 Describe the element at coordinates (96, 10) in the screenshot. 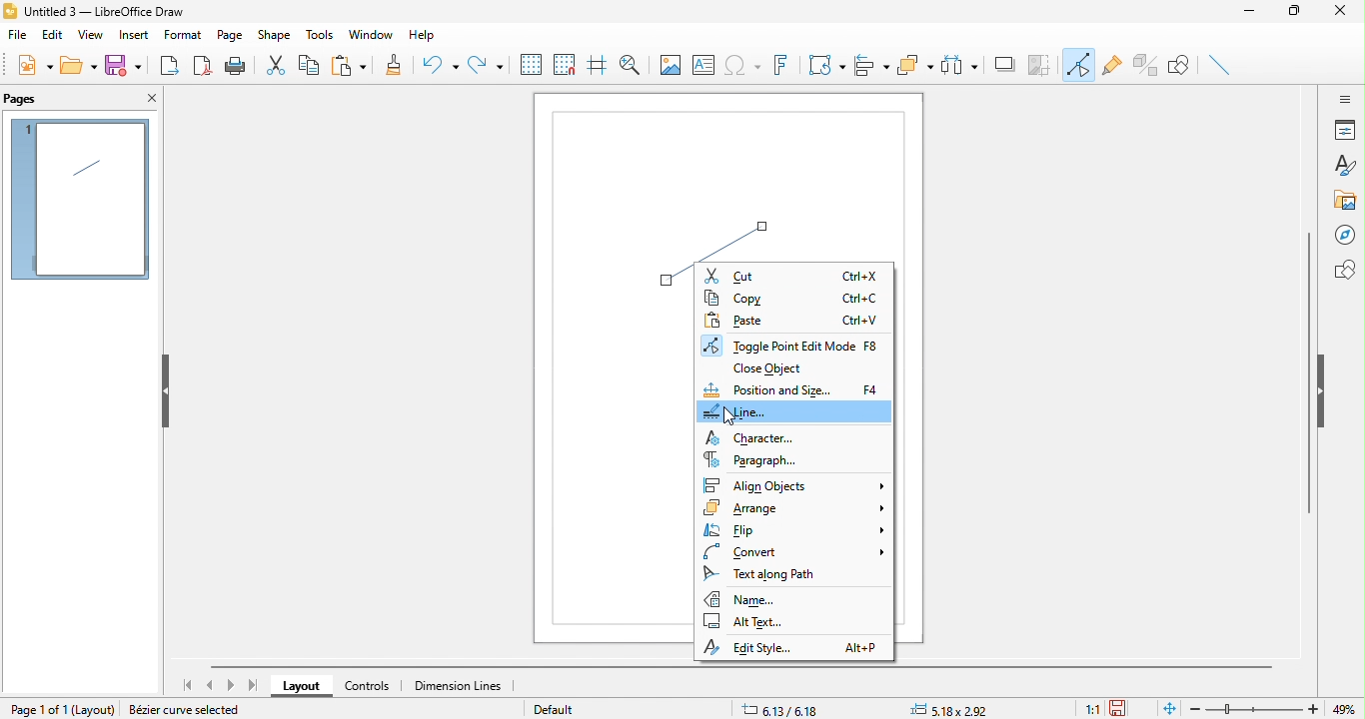

I see `Untitled 3 - LibreOffice Draw` at that location.